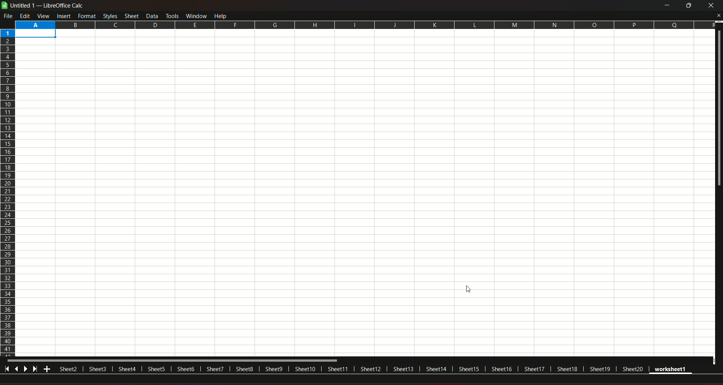  What do you see at coordinates (132, 15) in the screenshot?
I see `Sheet` at bounding box center [132, 15].